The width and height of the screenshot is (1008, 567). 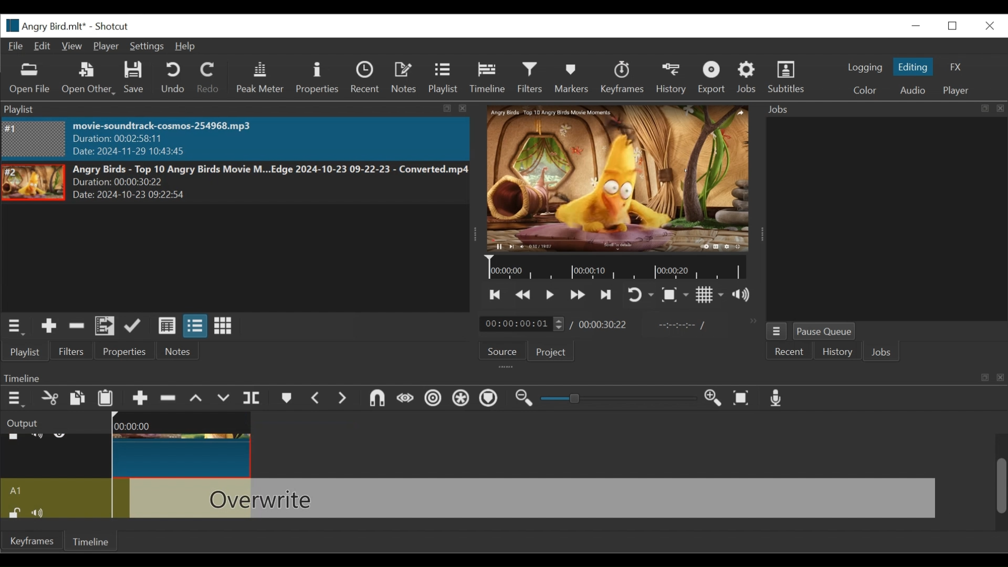 What do you see at coordinates (489, 400) in the screenshot?
I see `Ripple Markers` at bounding box center [489, 400].